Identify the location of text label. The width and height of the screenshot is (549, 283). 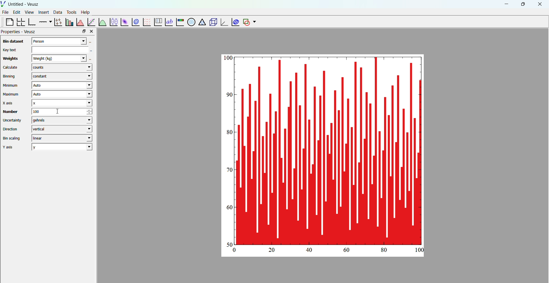
(168, 21).